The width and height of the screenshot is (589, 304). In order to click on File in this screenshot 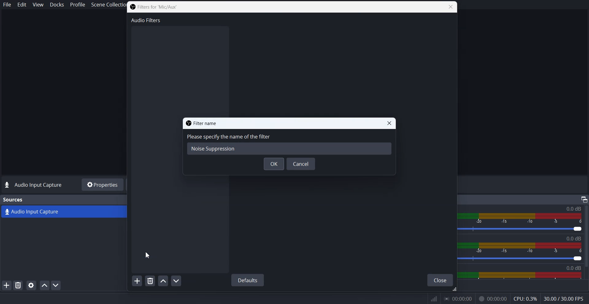, I will do `click(7, 5)`.